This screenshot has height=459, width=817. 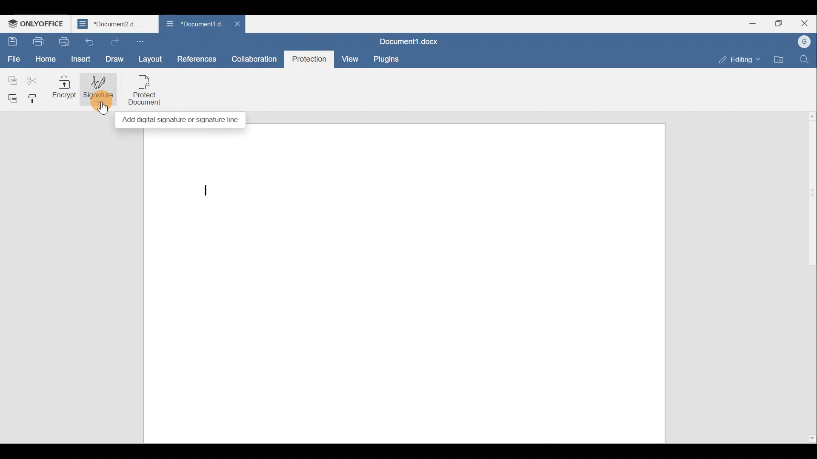 What do you see at coordinates (781, 59) in the screenshot?
I see `Open file location` at bounding box center [781, 59].